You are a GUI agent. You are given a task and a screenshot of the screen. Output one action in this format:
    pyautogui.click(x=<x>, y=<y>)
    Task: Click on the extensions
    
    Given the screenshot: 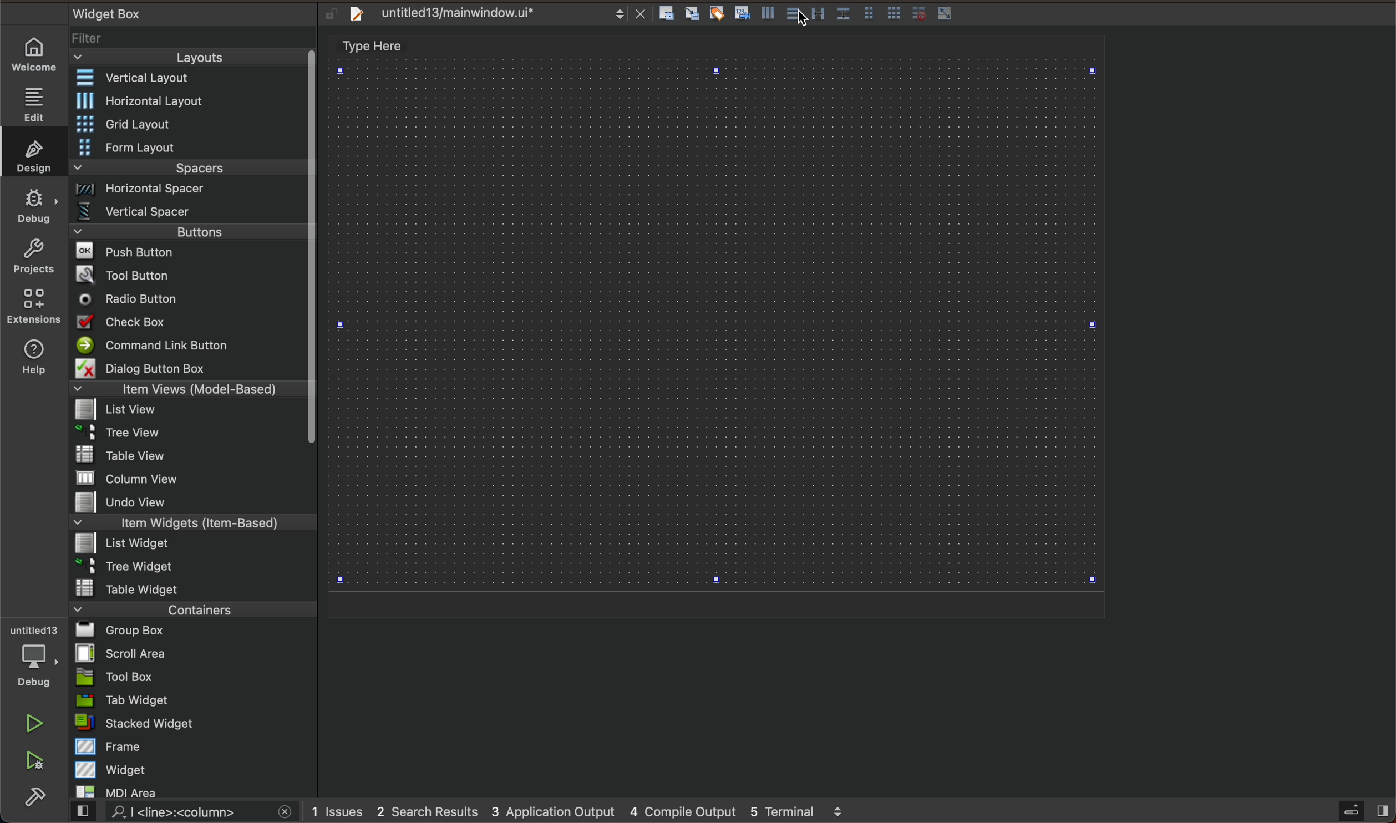 What is the action you would take?
    pyautogui.click(x=35, y=306)
    